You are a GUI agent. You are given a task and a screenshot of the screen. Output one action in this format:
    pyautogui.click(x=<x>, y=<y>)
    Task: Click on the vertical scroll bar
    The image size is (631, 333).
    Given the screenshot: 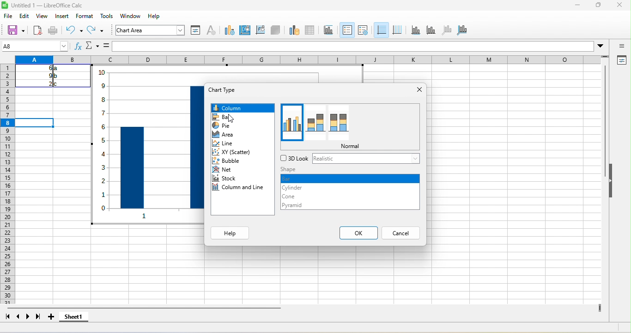 What is the action you would take?
    pyautogui.click(x=604, y=136)
    